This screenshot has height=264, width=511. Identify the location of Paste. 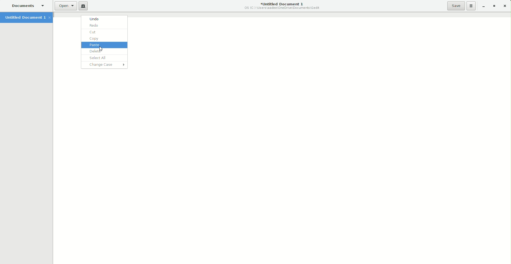
(103, 46).